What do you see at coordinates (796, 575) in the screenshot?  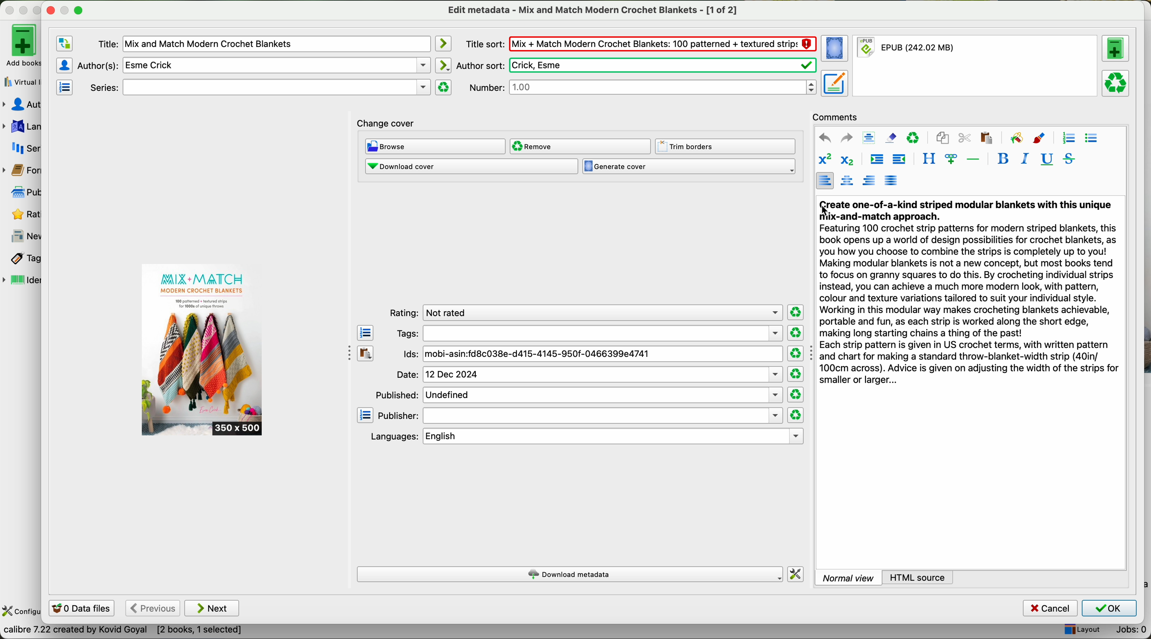 I see `change how calibre downloads metadata` at bounding box center [796, 575].